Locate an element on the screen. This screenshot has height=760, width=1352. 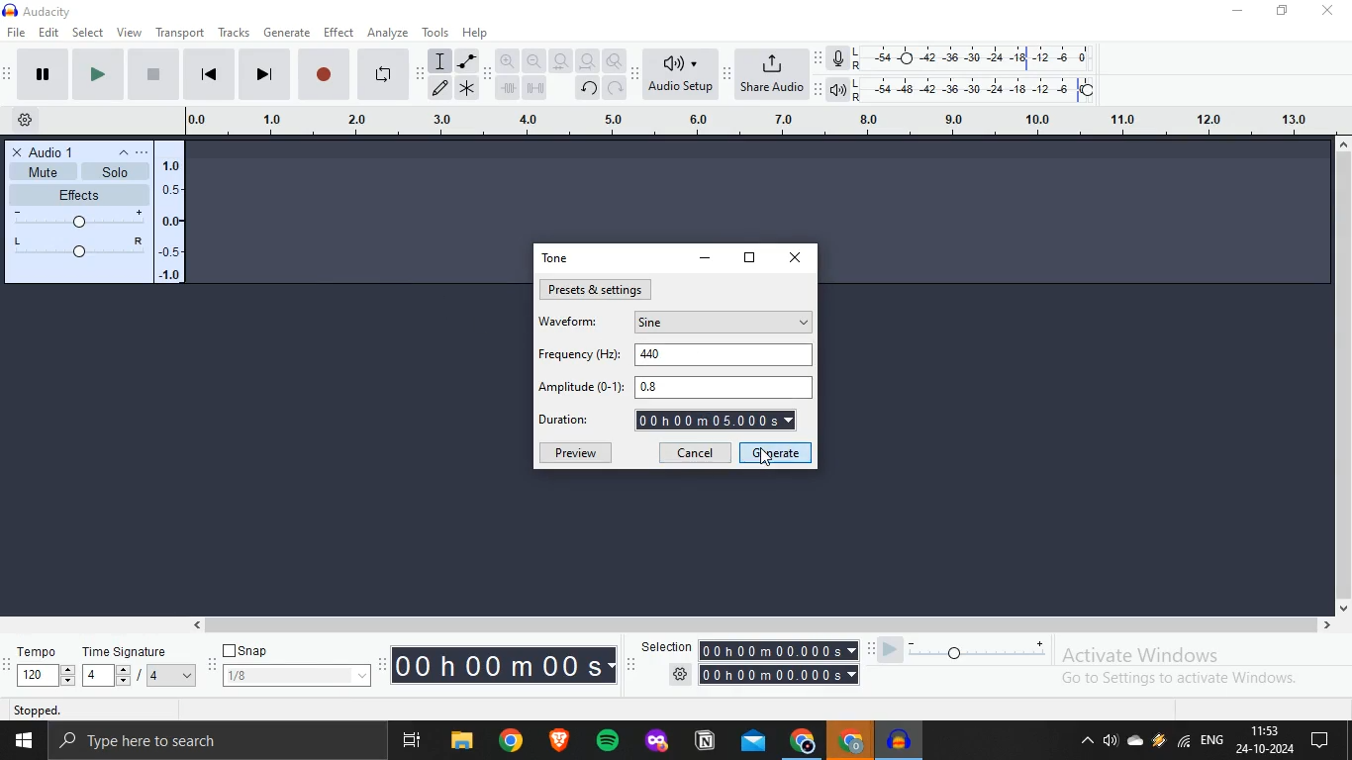
Selection is located at coordinates (747, 651).